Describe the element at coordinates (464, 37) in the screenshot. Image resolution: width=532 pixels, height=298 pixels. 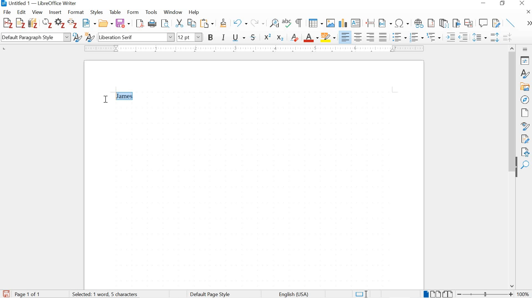
I see `decrease indent` at that location.